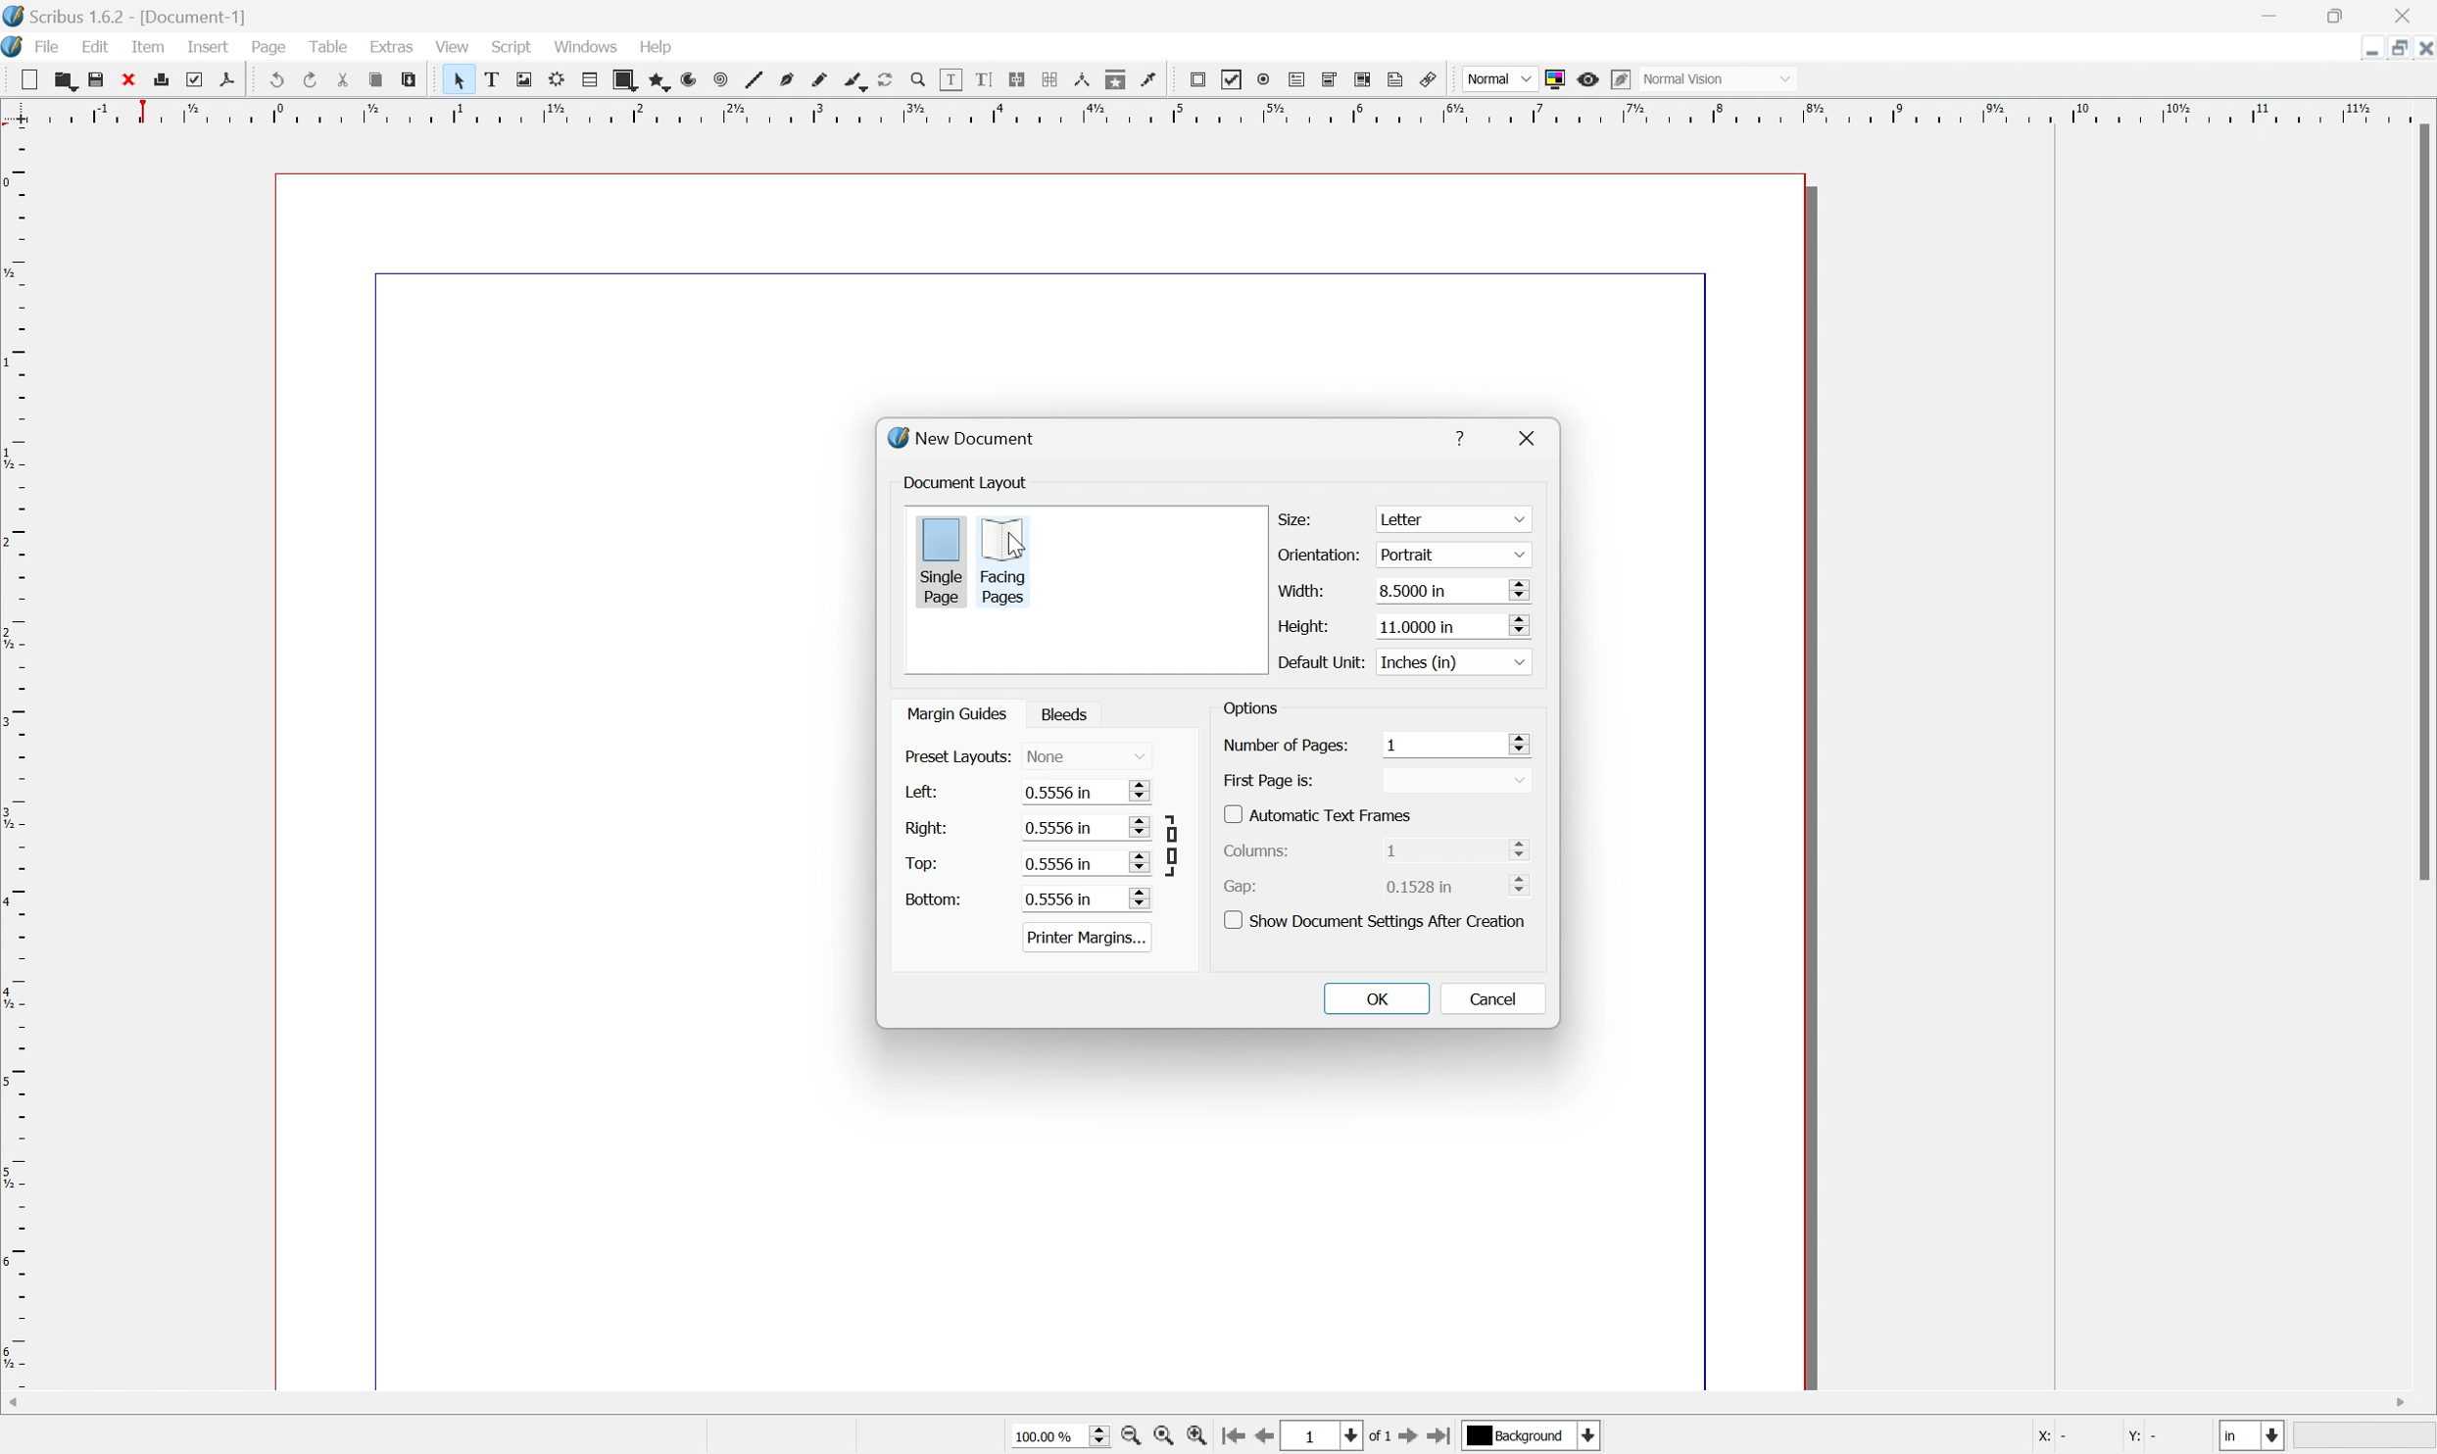 Image resolution: width=2437 pixels, height=1454 pixels. I want to click on Insert, so click(207, 48).